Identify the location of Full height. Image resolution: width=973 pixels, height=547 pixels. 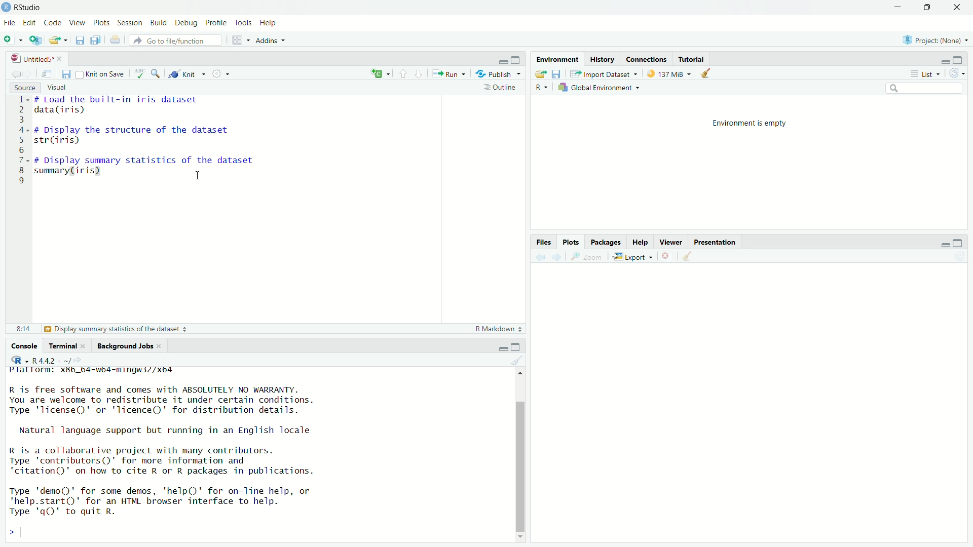
(516, 59).